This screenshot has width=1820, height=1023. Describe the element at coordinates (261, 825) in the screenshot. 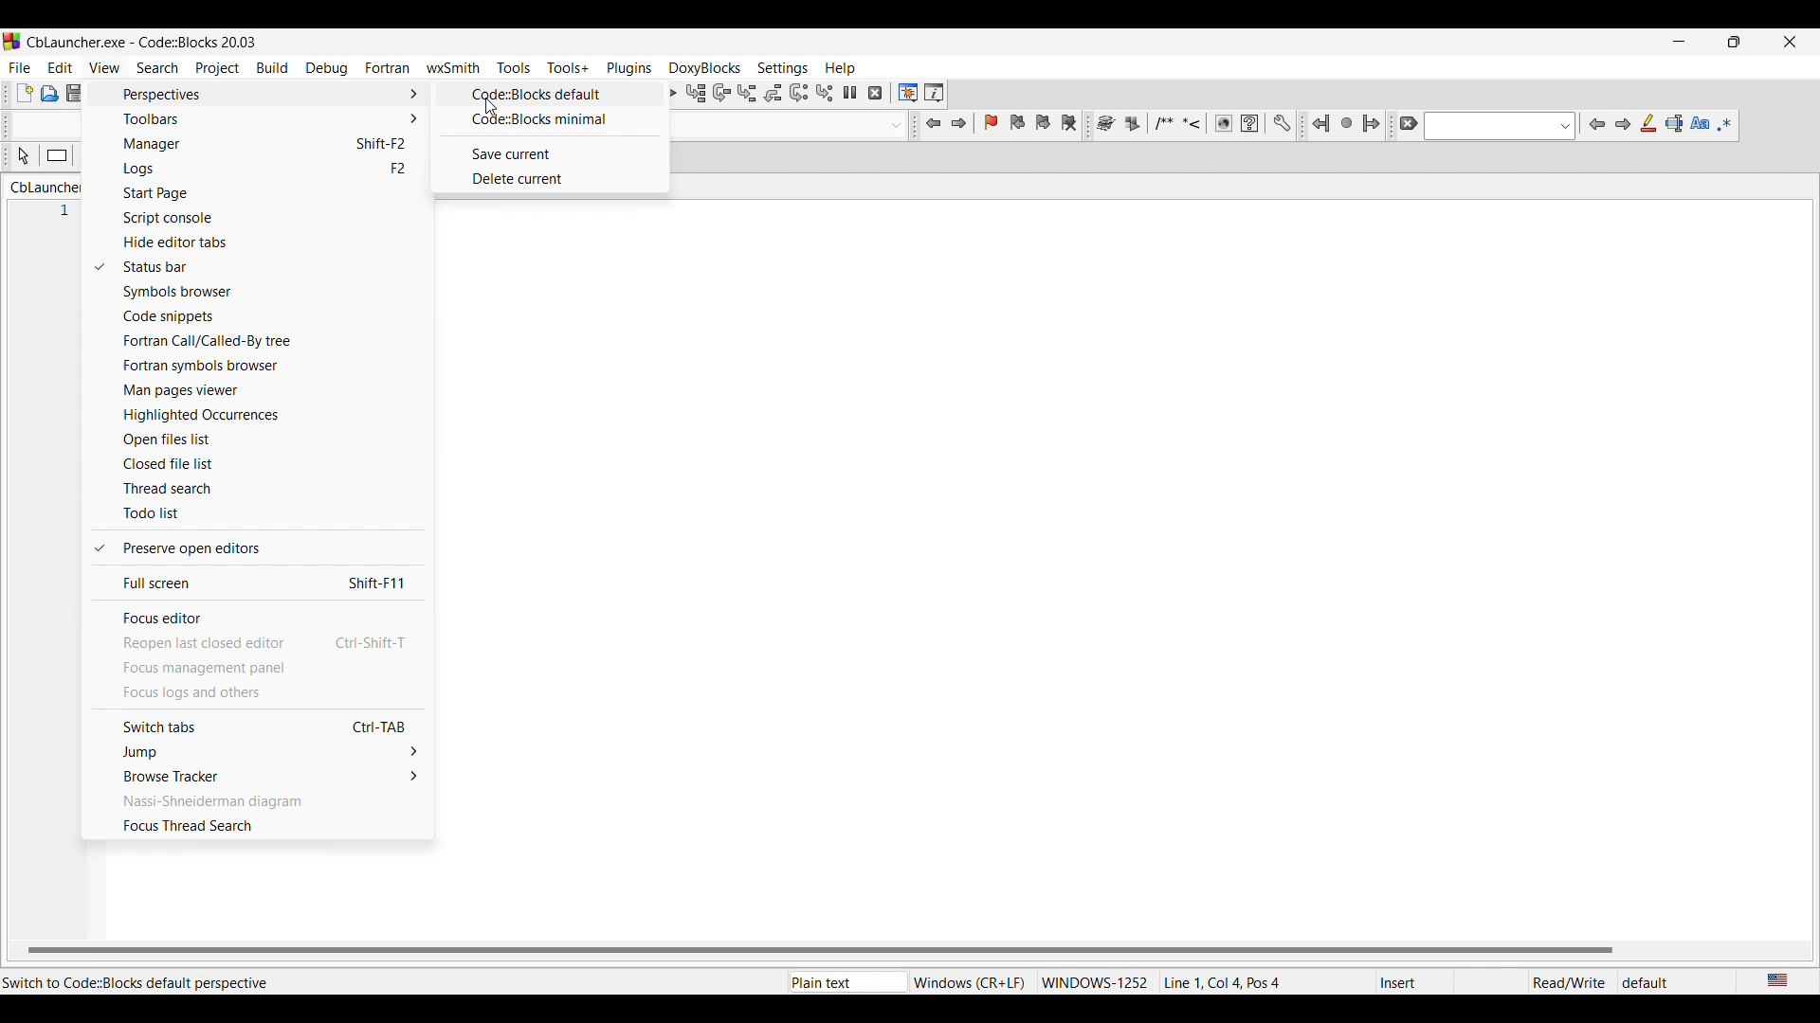

I see `Focus thread search` at that location.